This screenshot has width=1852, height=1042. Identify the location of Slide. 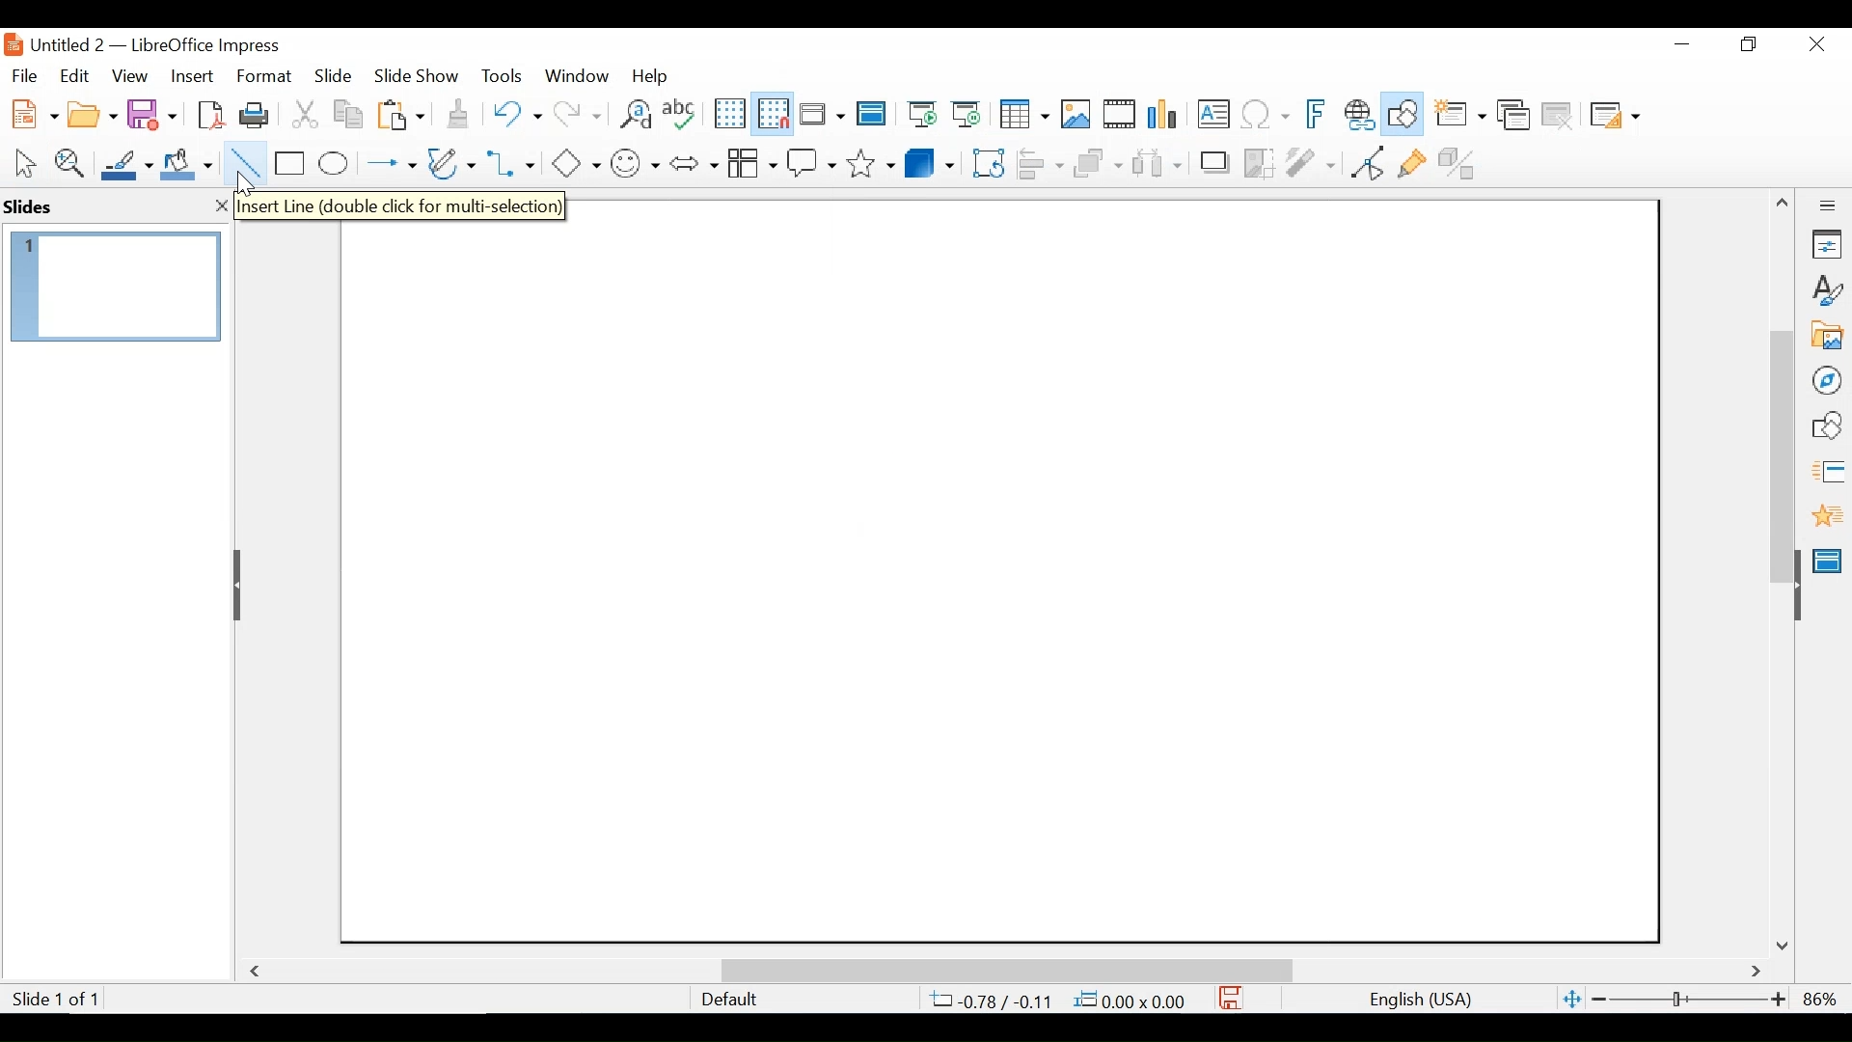
(334, 74).